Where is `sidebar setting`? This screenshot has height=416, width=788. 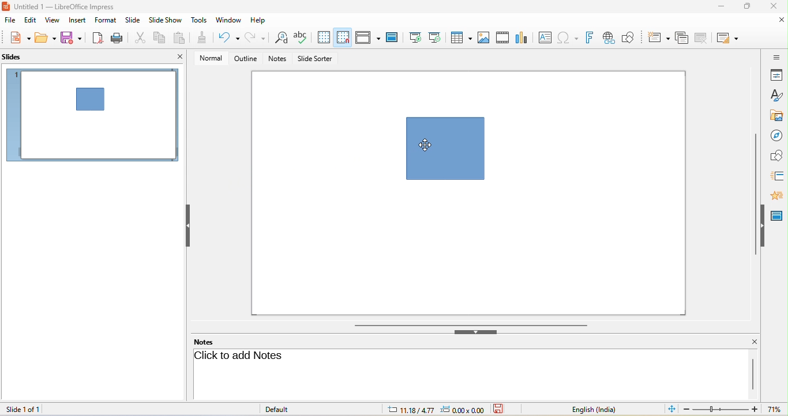
sidebar setting is located at coordinates (776, 57).